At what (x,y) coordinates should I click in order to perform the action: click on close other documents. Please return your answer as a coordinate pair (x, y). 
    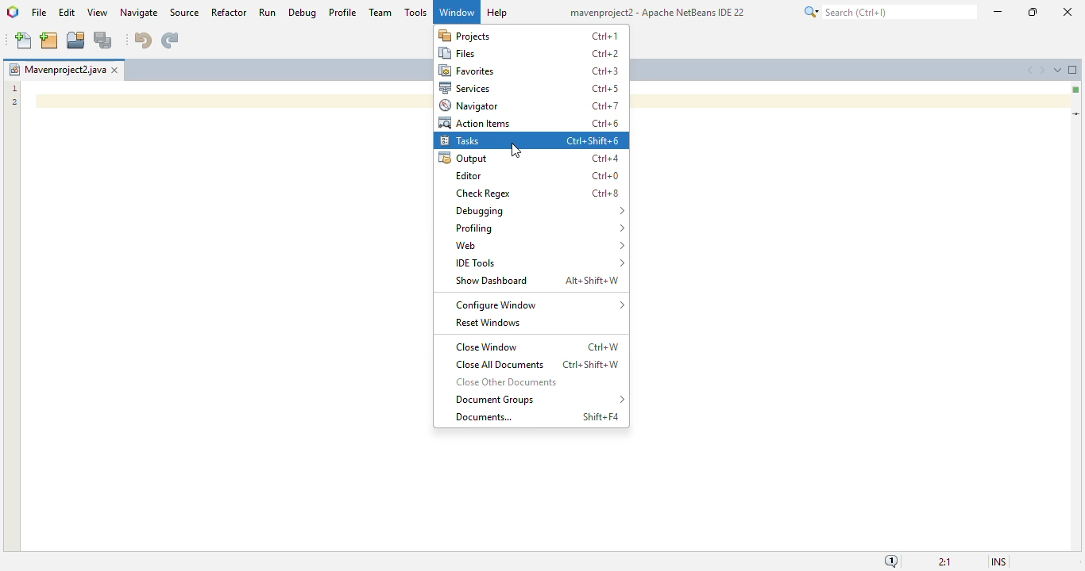
    Looking at the image, I should click on (508, 381).